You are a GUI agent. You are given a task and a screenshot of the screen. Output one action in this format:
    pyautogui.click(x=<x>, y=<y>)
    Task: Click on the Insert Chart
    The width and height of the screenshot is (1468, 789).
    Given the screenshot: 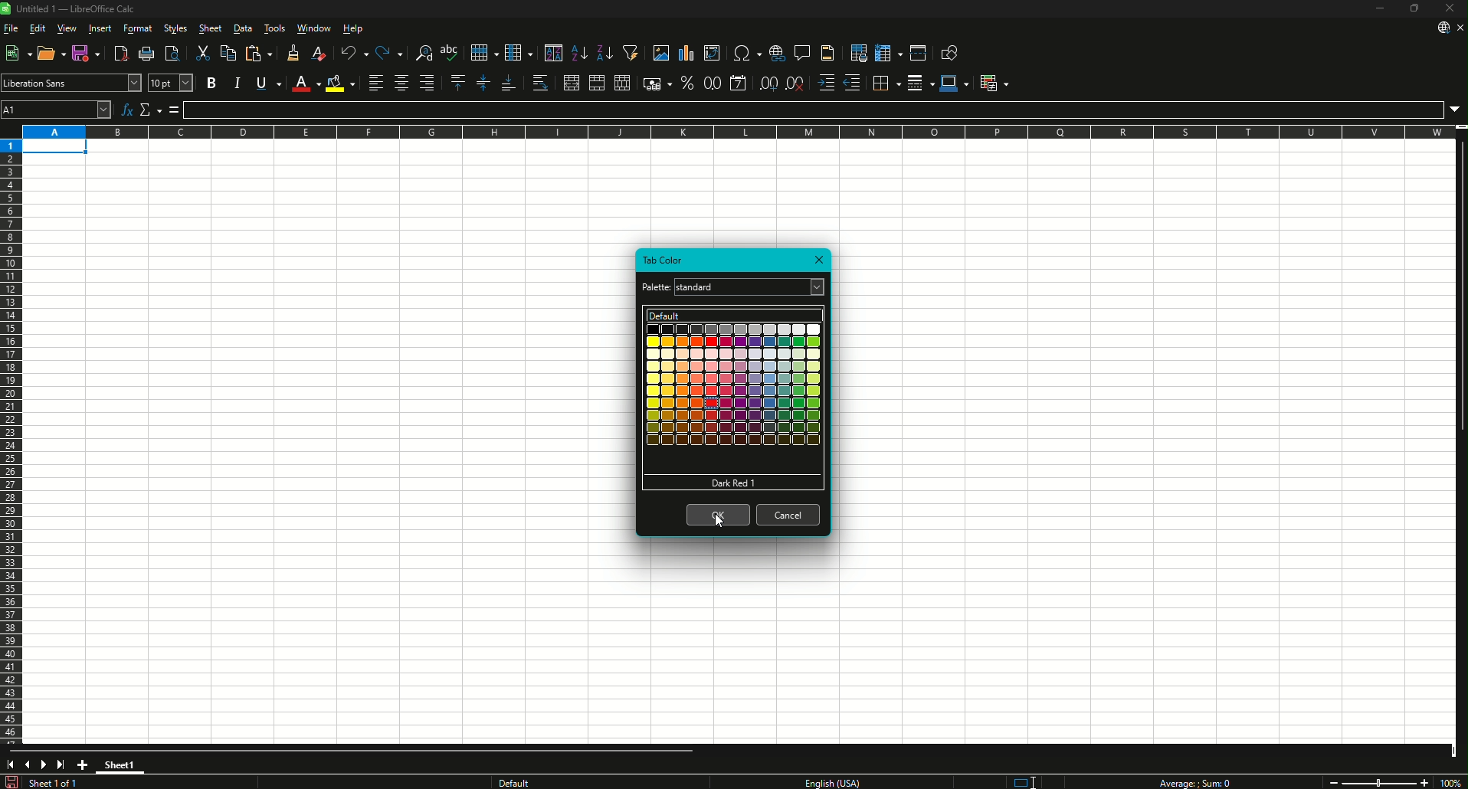 What is the action you would take?
    pyautogui.click(x=686, y=53)
    